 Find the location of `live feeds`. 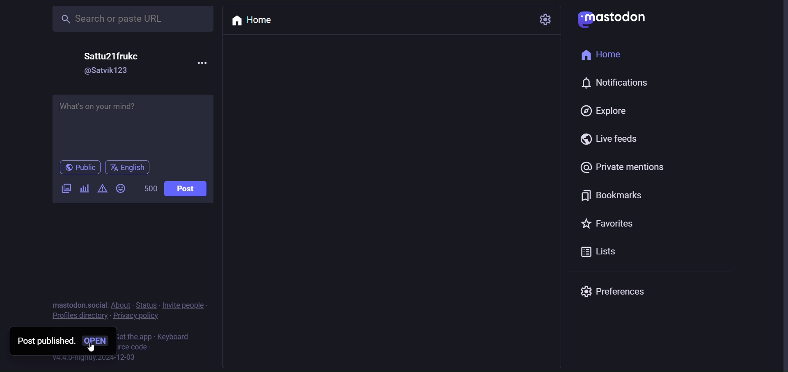

live feeds is located at coordinates (606, 141).